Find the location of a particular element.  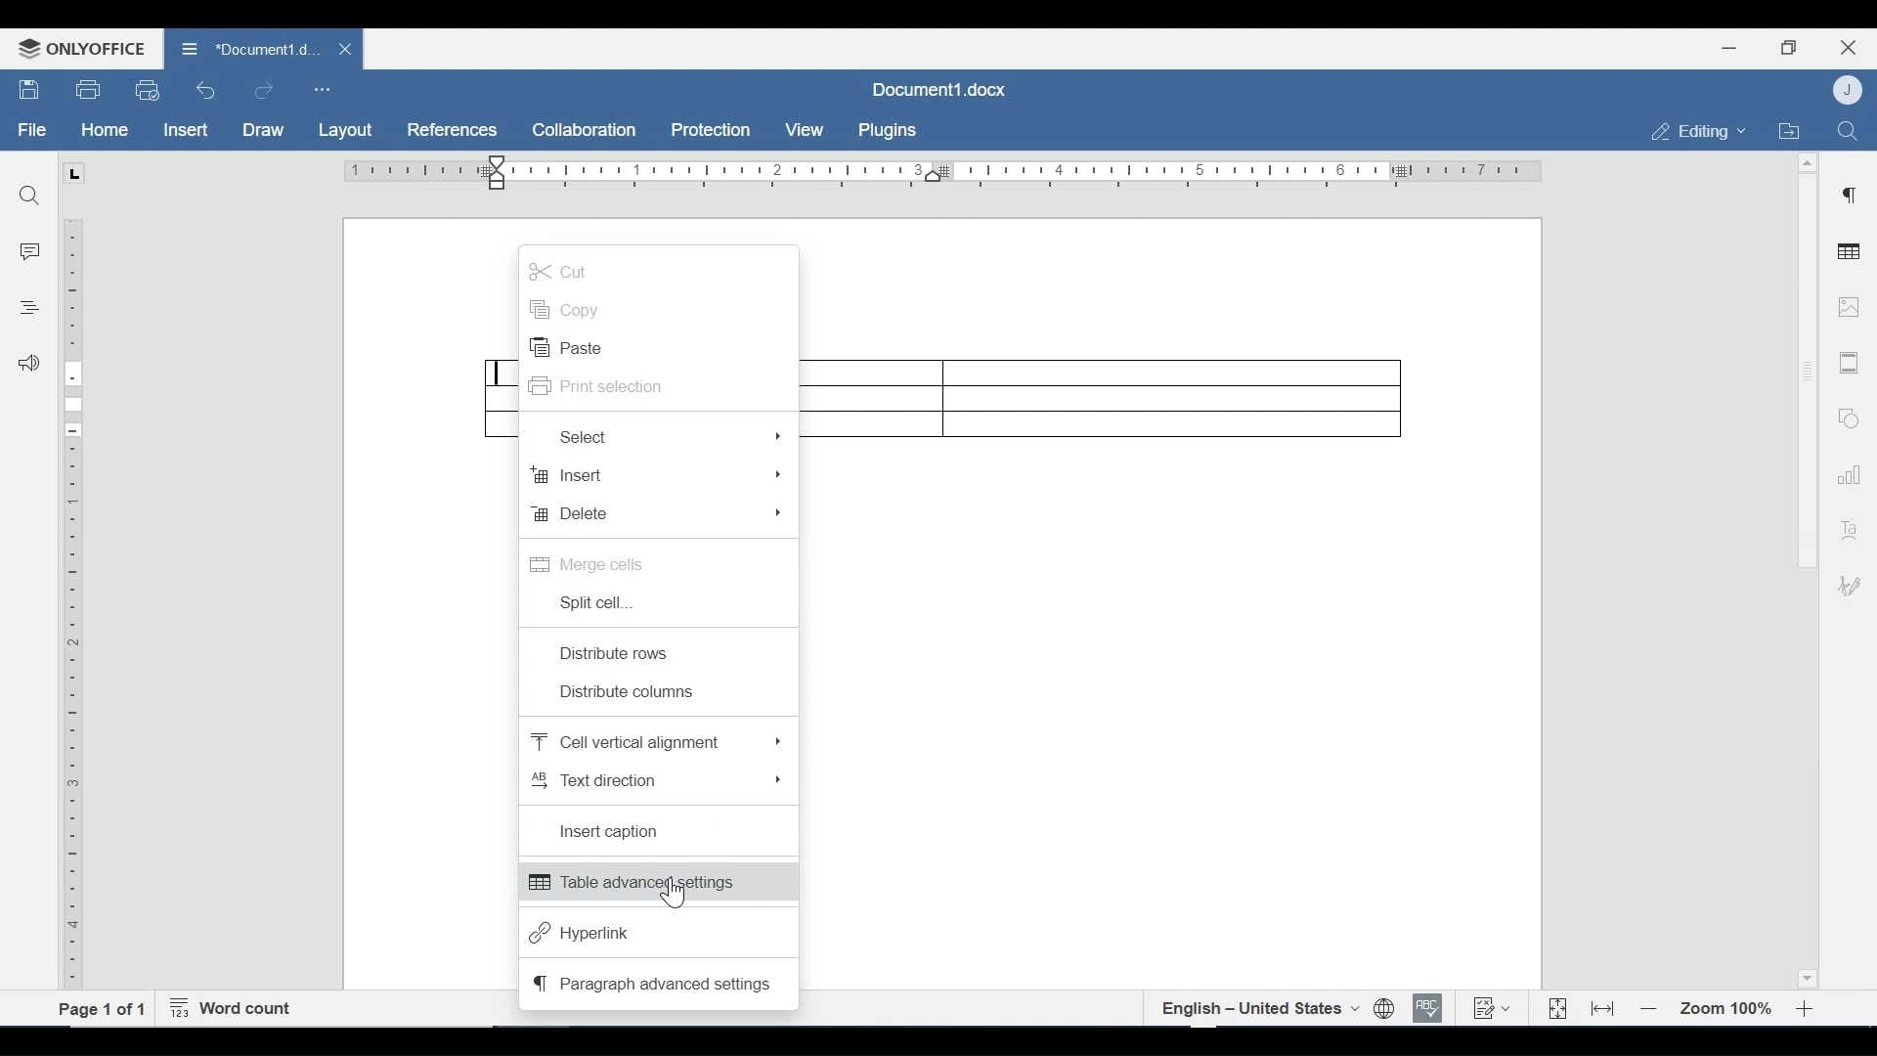

Text Direction is located at coordinates (655, 779).